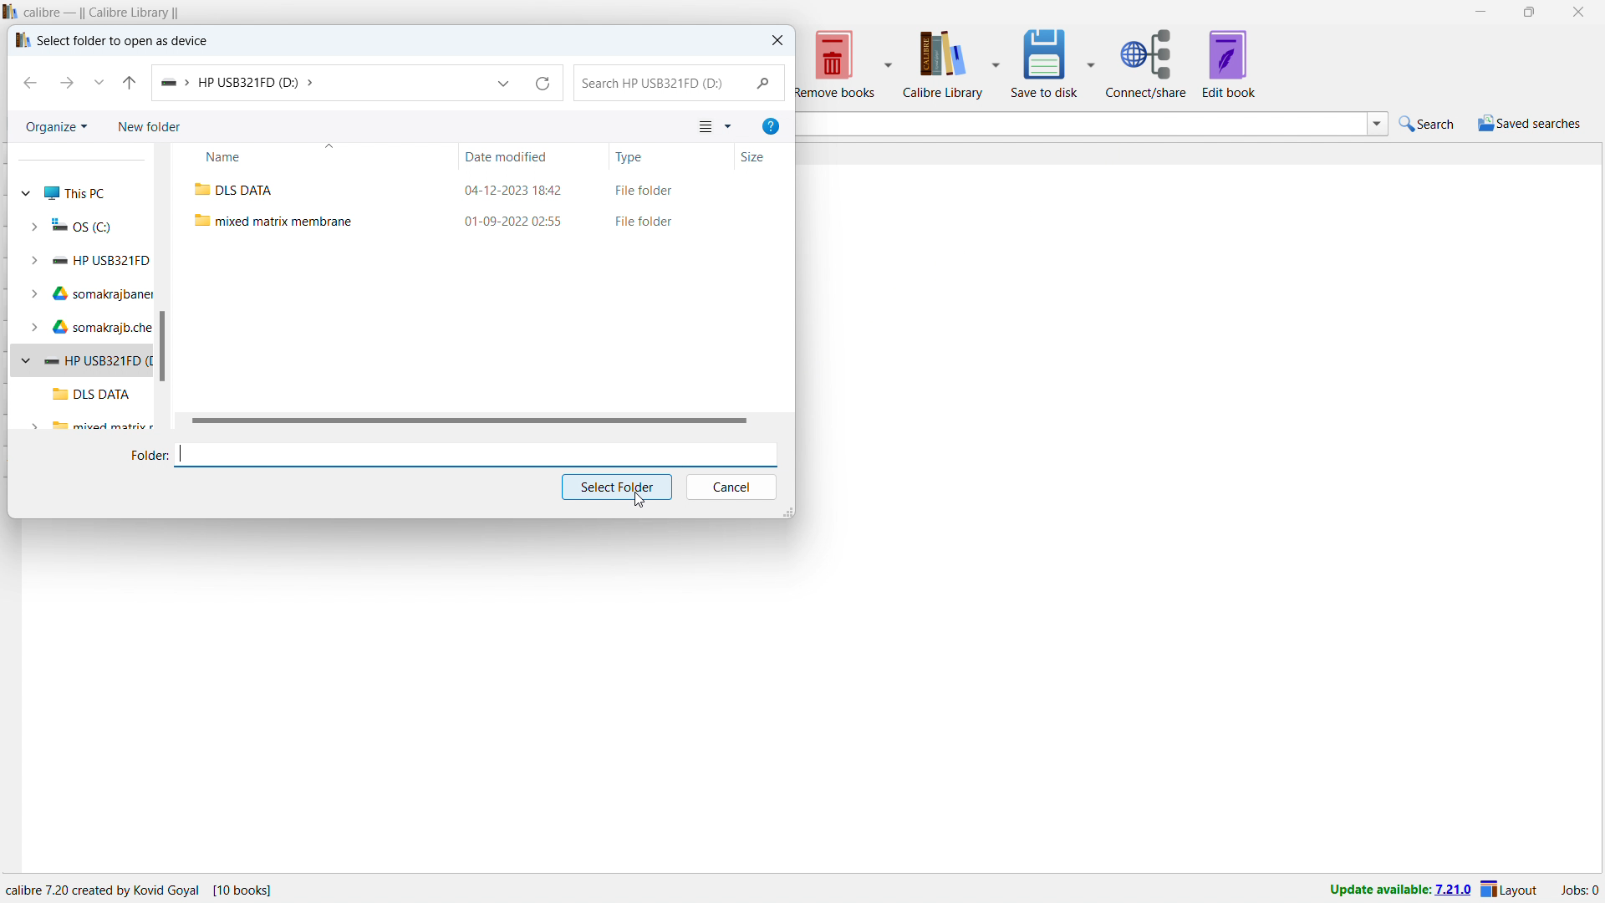 This screenshot has height=903, width=1605. Describe the element at coordinates (1230, 64) in the screenshot. I see `edit book` at that location.